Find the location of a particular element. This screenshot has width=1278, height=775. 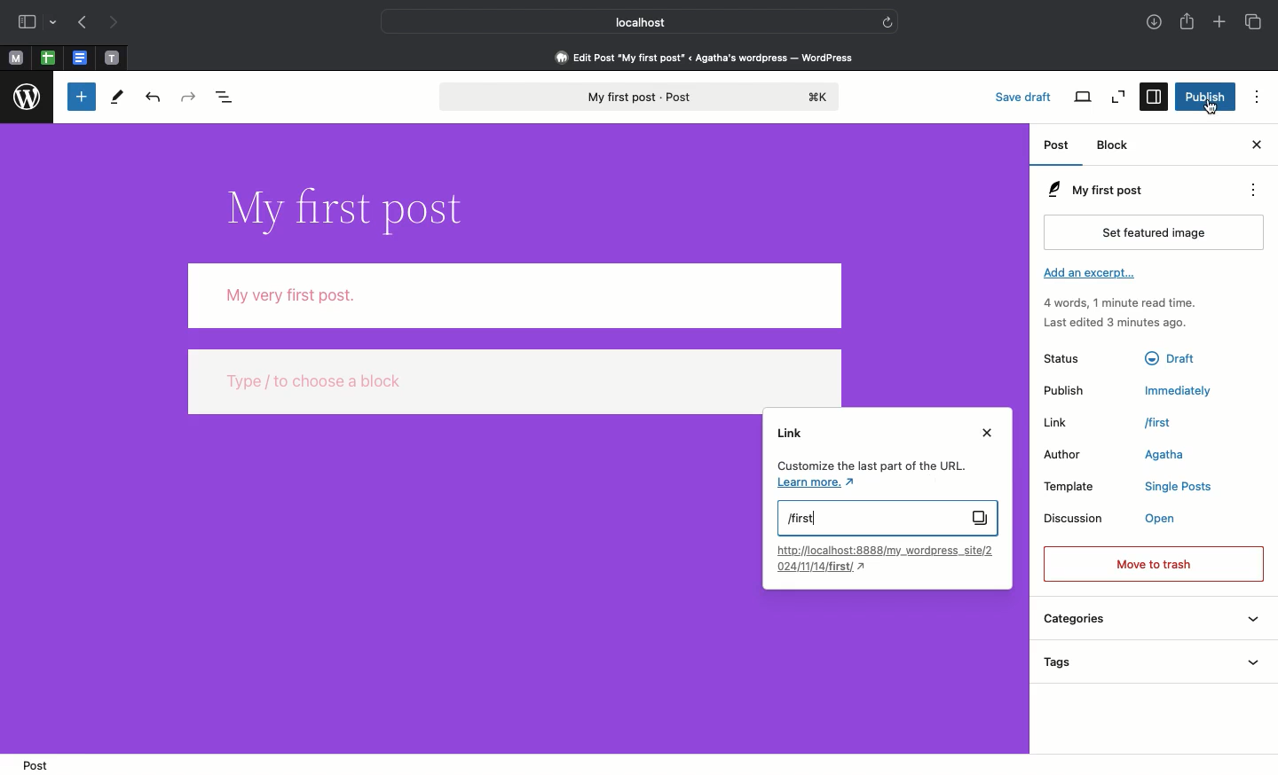

Actions is located at coordinates (1251, 190).